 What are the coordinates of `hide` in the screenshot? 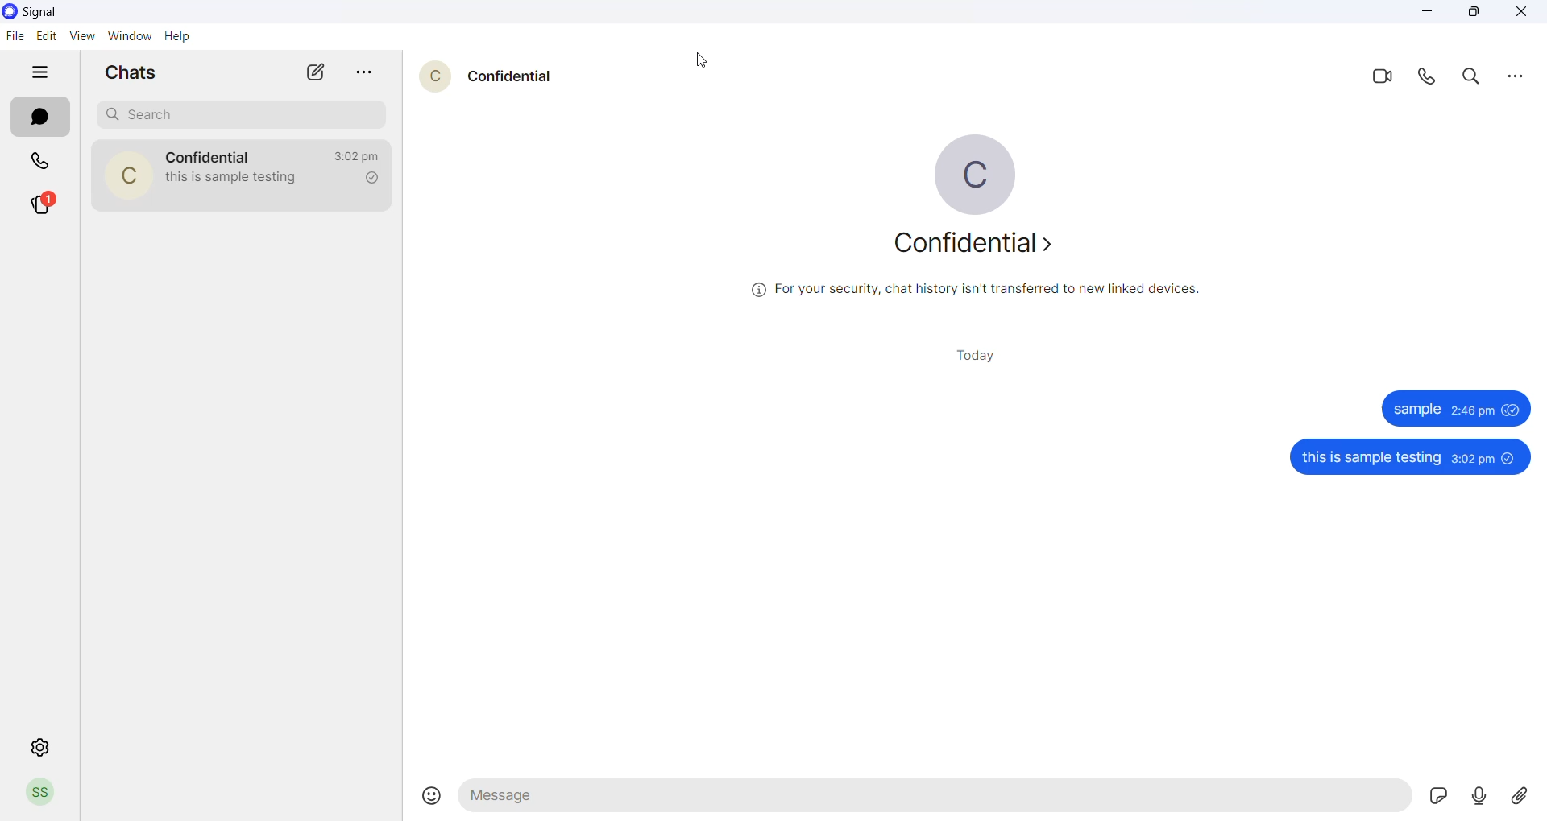 It's located at (42, 70).